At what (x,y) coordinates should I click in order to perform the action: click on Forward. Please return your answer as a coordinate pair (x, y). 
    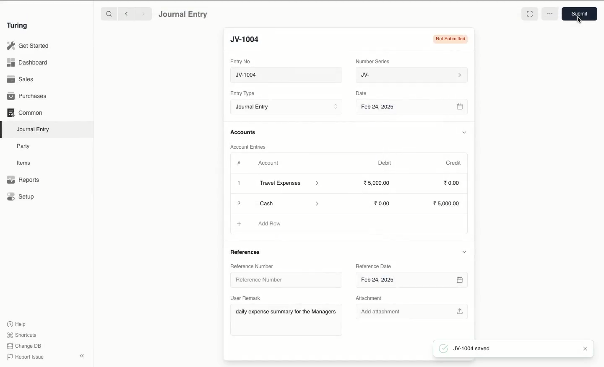
    Looking at the image, I should click on (144, 13).